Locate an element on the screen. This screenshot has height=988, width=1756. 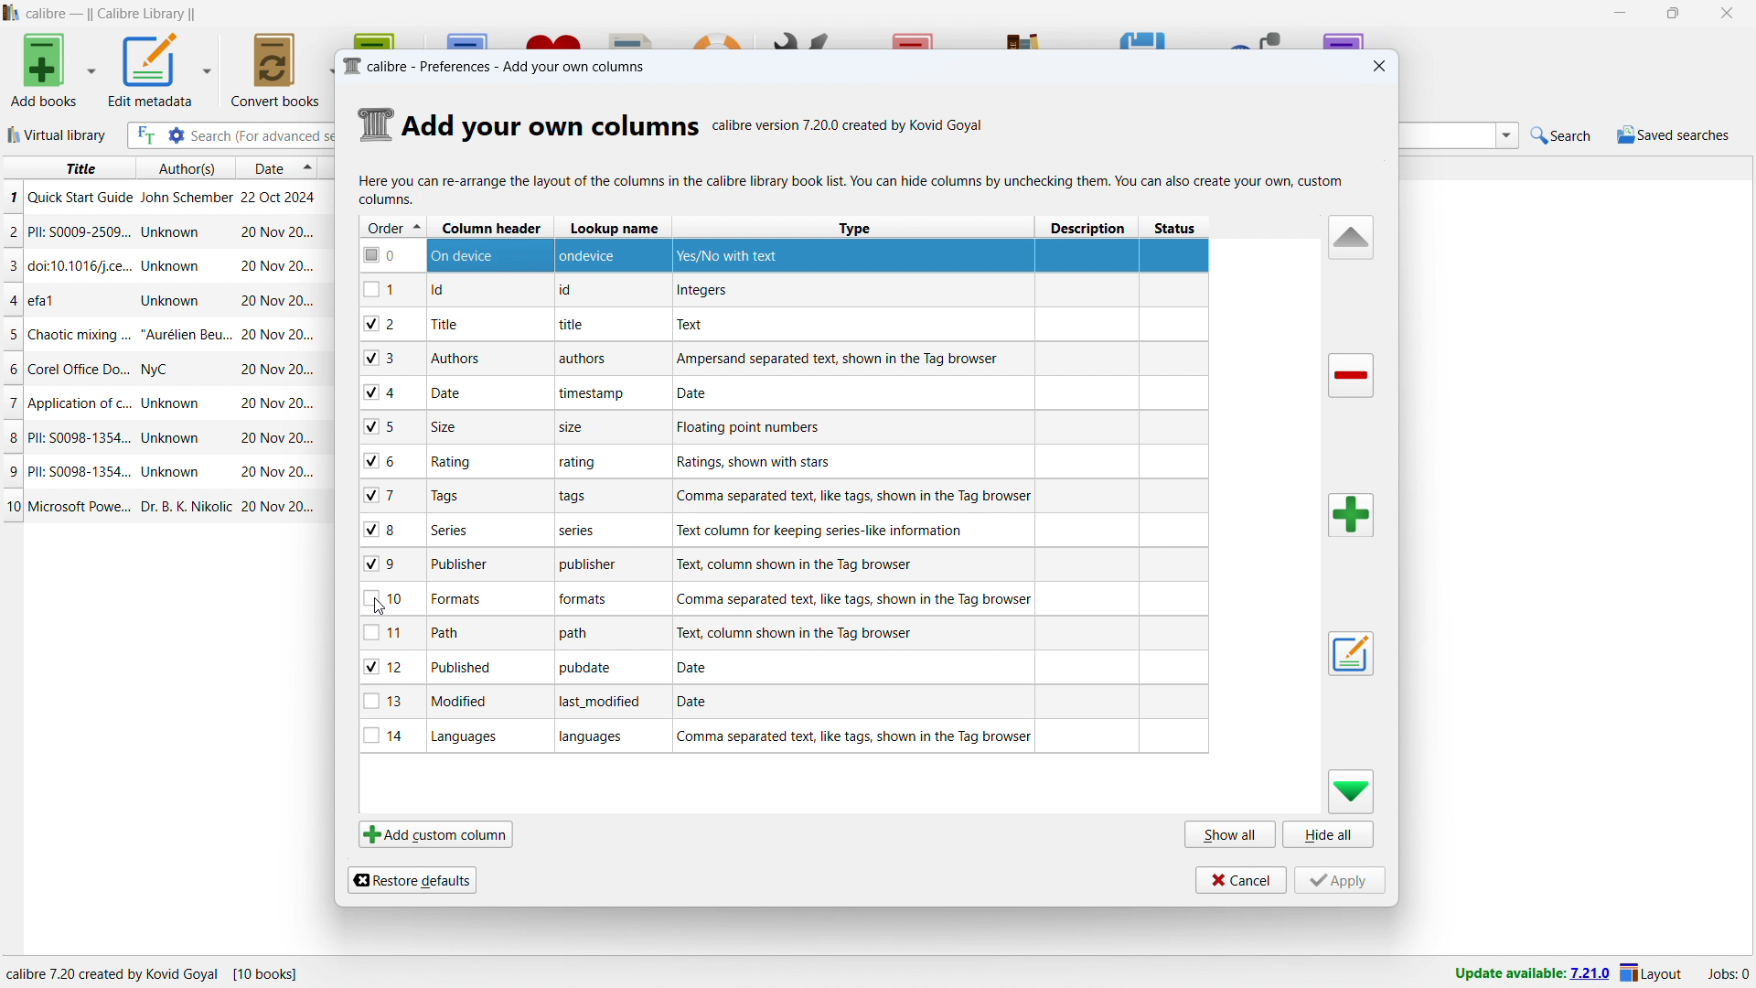
close is located at coordinates (1729, 13).